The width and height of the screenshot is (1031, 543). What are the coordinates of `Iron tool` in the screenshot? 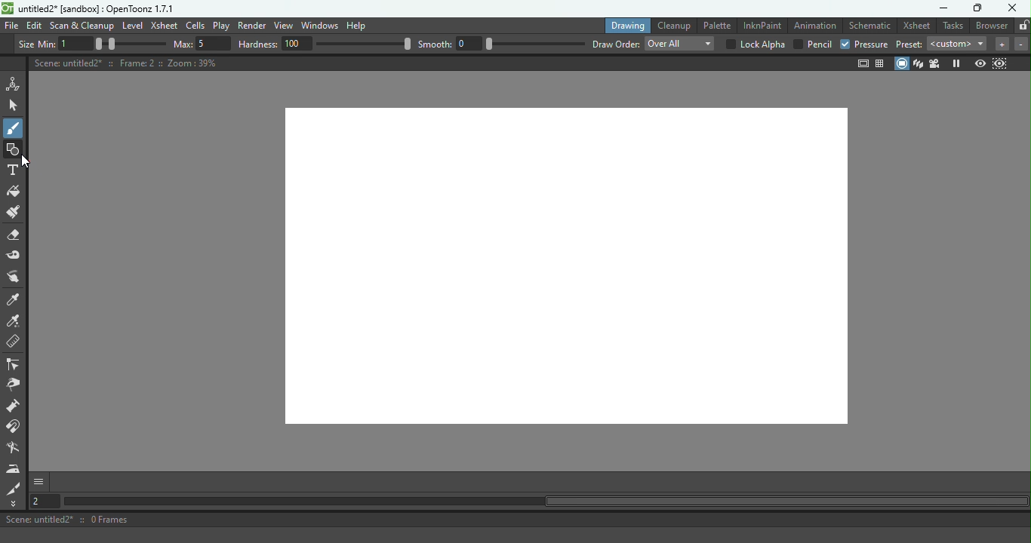 It's located at (14, 469).